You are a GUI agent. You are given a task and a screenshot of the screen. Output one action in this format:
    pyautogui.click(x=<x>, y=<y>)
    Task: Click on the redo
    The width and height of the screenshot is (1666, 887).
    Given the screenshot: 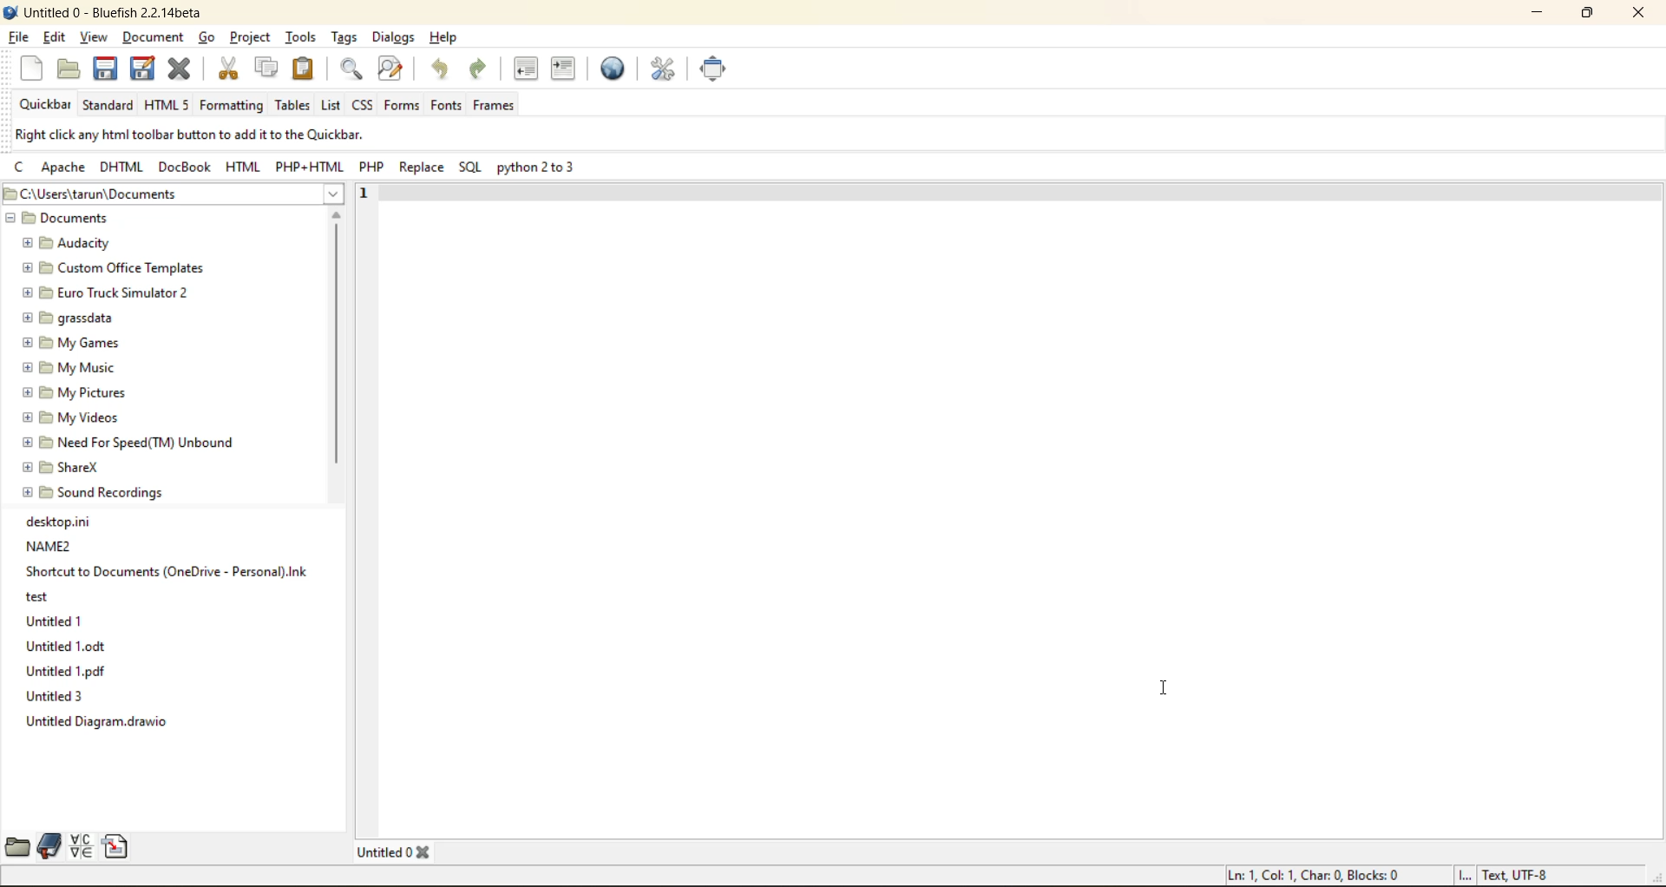 What is the action you would take?
    pyautogui.click(x=482, y=70)
    